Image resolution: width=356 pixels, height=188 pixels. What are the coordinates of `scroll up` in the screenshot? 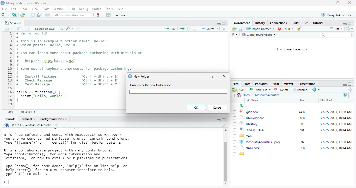 It's located at (225, 131).